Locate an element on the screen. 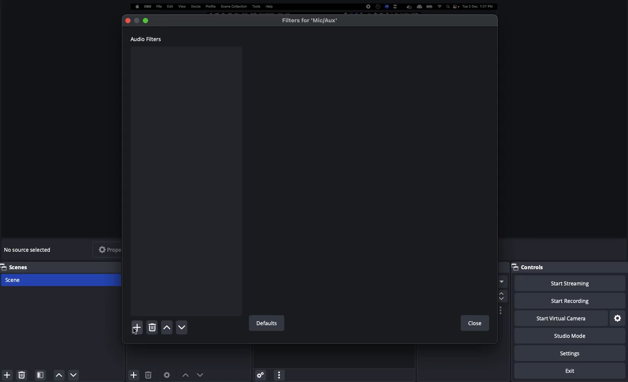 Image resolution: width=628 pixels, height=382 pixels. Source preferences  is located at coordinates (168, 374).